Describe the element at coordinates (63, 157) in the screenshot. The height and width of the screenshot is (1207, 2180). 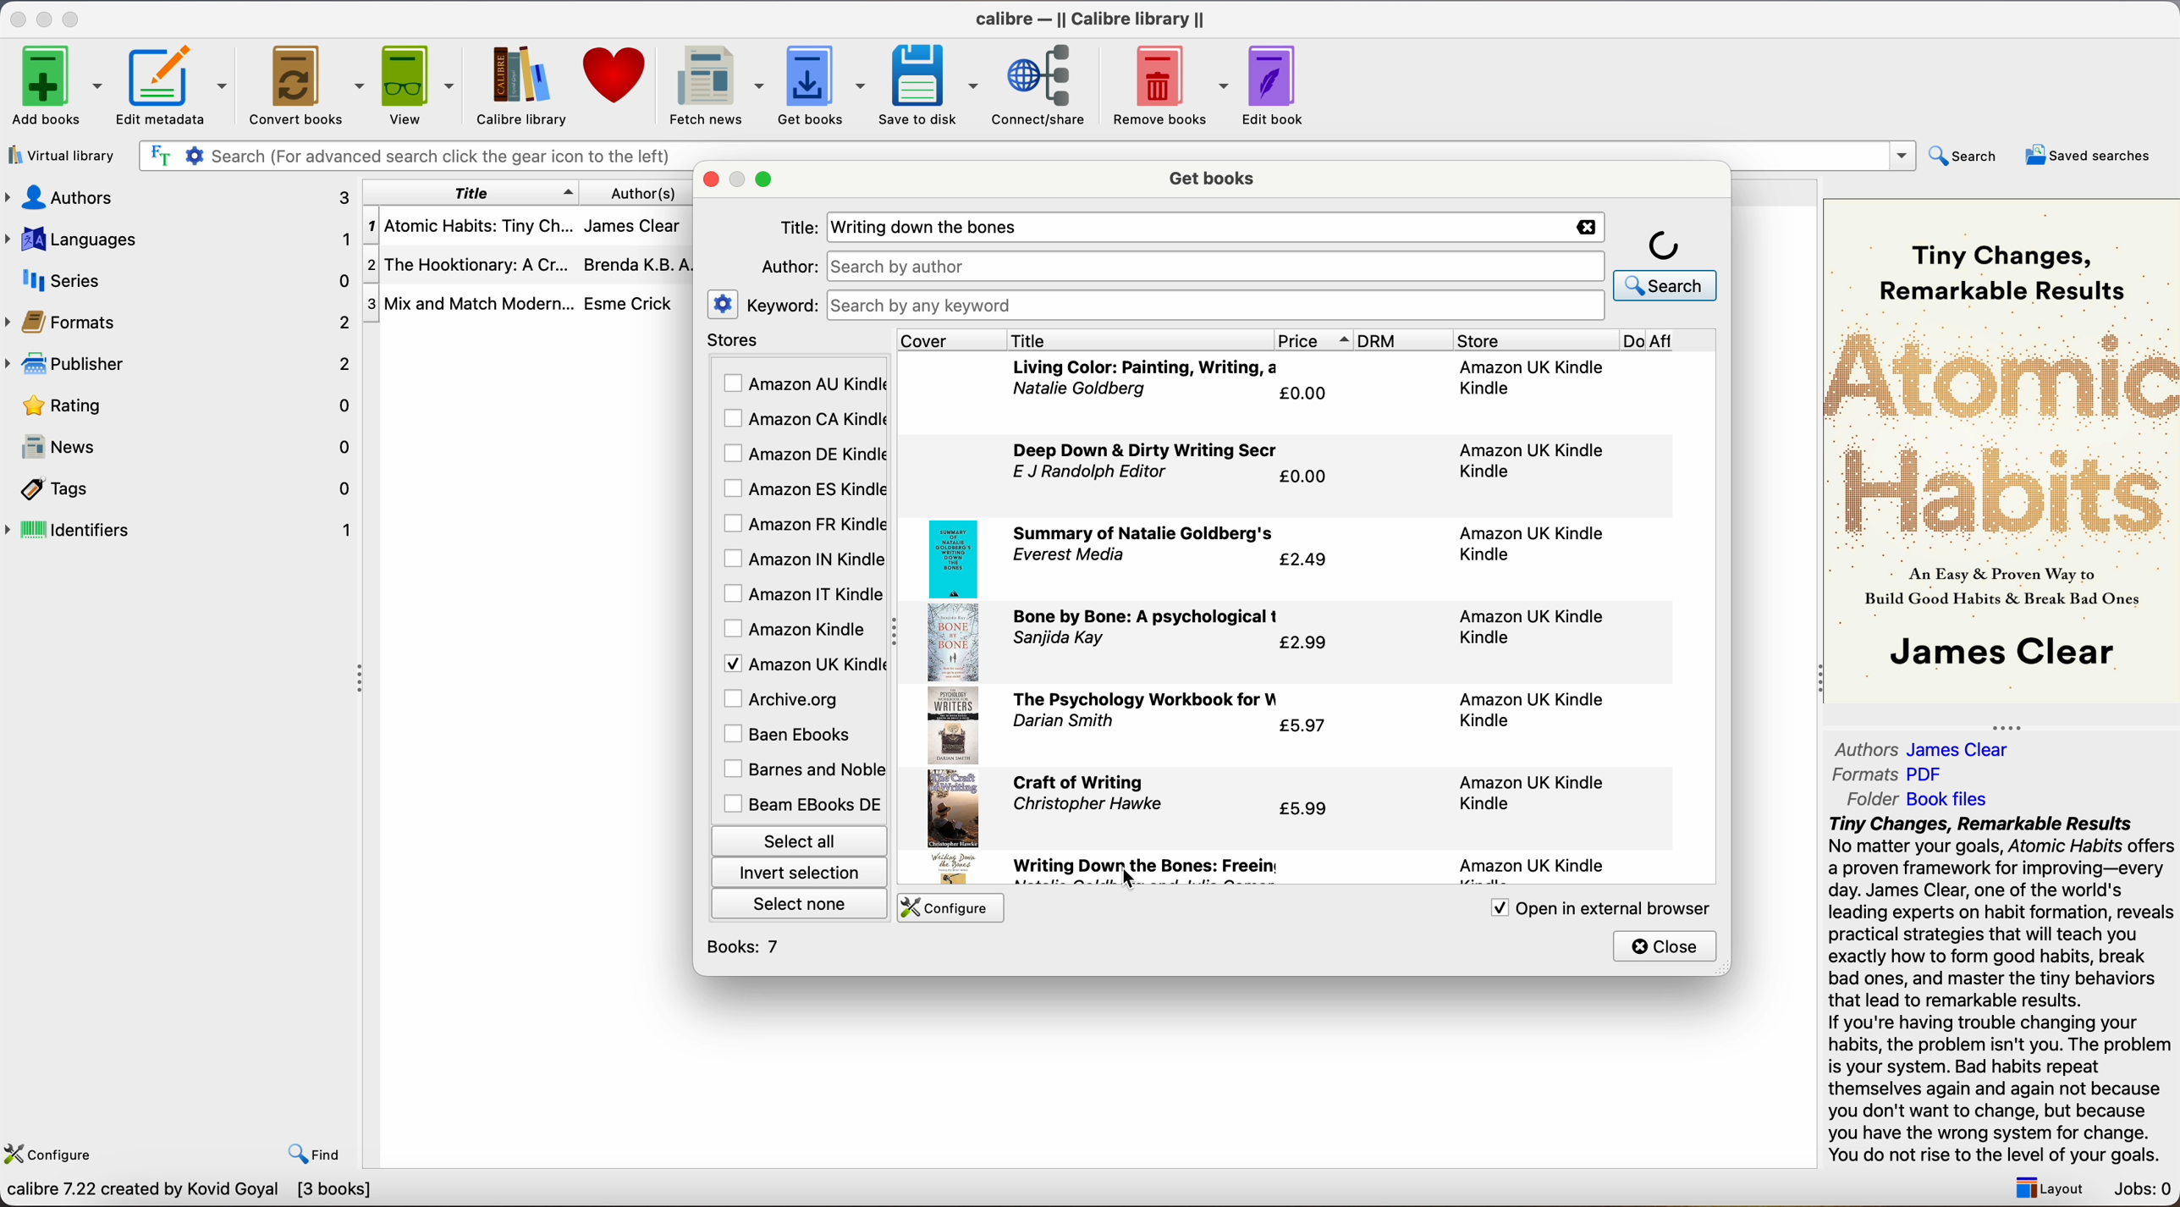
I see `virtual library` at that location.